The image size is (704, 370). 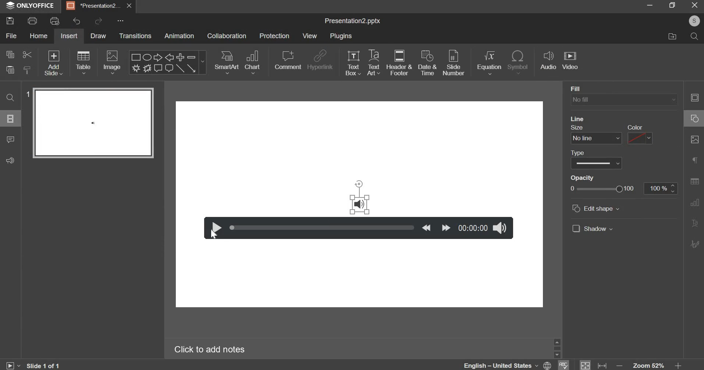 What do you see at coordinates (557, 355) in the screenshot?
I see `scroll down` at bounding box center [557, 355].